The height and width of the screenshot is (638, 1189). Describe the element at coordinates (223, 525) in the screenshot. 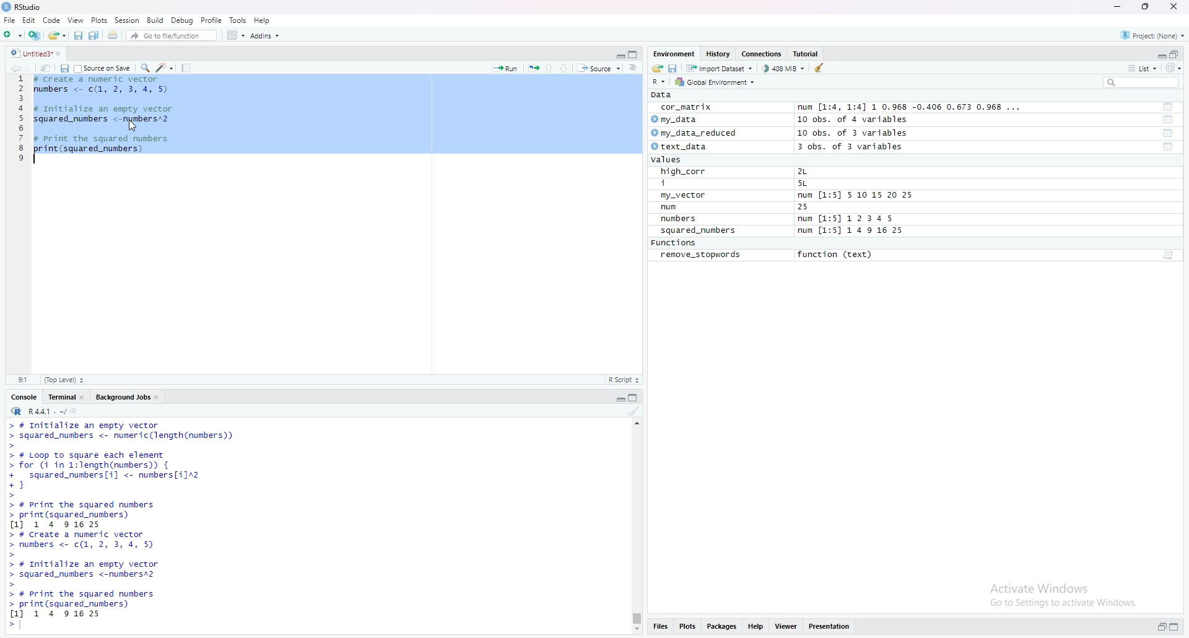

I see `> # print the cleaned dataset> print(text_data)™ Text Cleaned_Text11 This is an example of text processing in R This example text processing R2 2 stop words should be removed from this dataset stop words removed dataset3 3 ve need to clean and analyze this text data We need clean analyze text data> # Create a numeric vector> numbers <- c(1, 2, 3, 4, 5)> # Initialize an empty vector> squared_numbers <- numer ic(length(numbers))> # Loop To square each element> for (i in 1:length(numbers)) {+ squared_numbers[i] <- nunbers[i12+}> # print the squared numbers> print(squared_numbers)1] 1 4 9 16 25 >` at that location.